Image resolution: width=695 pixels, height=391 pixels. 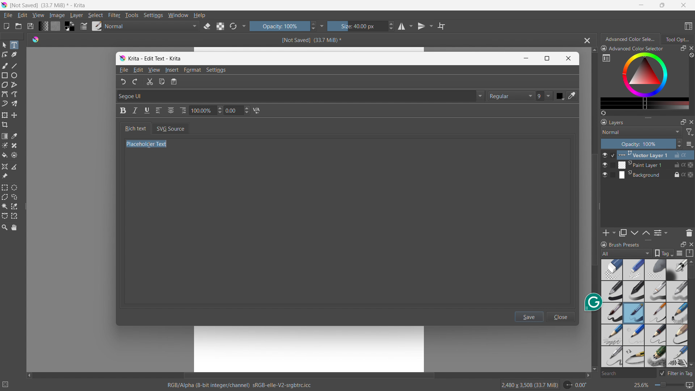 I want to click on notepad, so click(x=177, y=82).